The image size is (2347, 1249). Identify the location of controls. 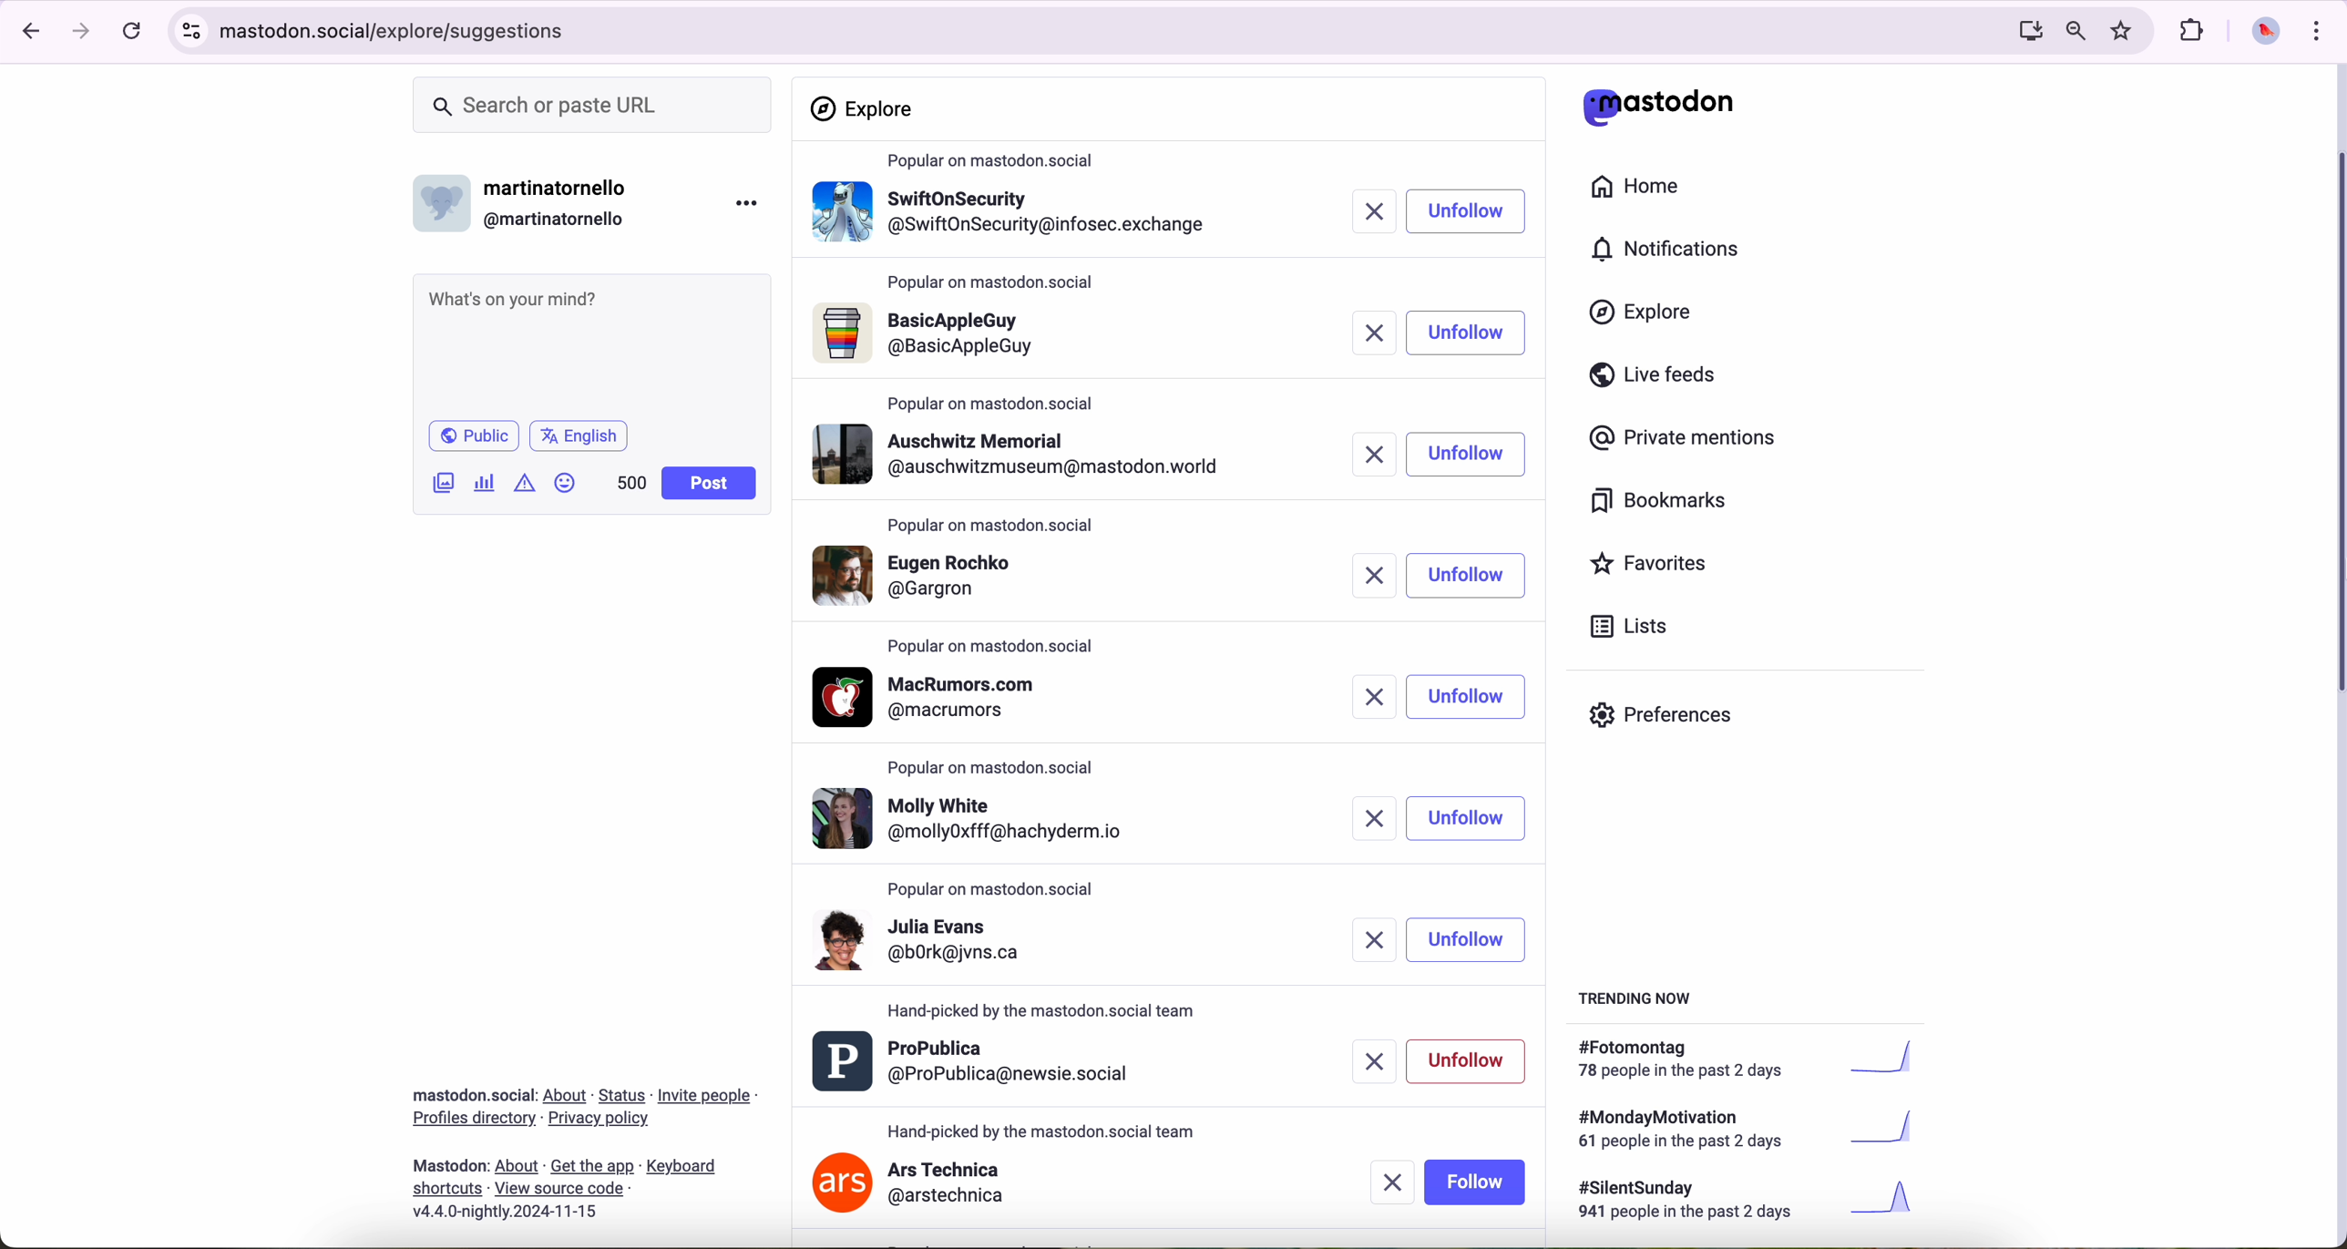
(192, 31).